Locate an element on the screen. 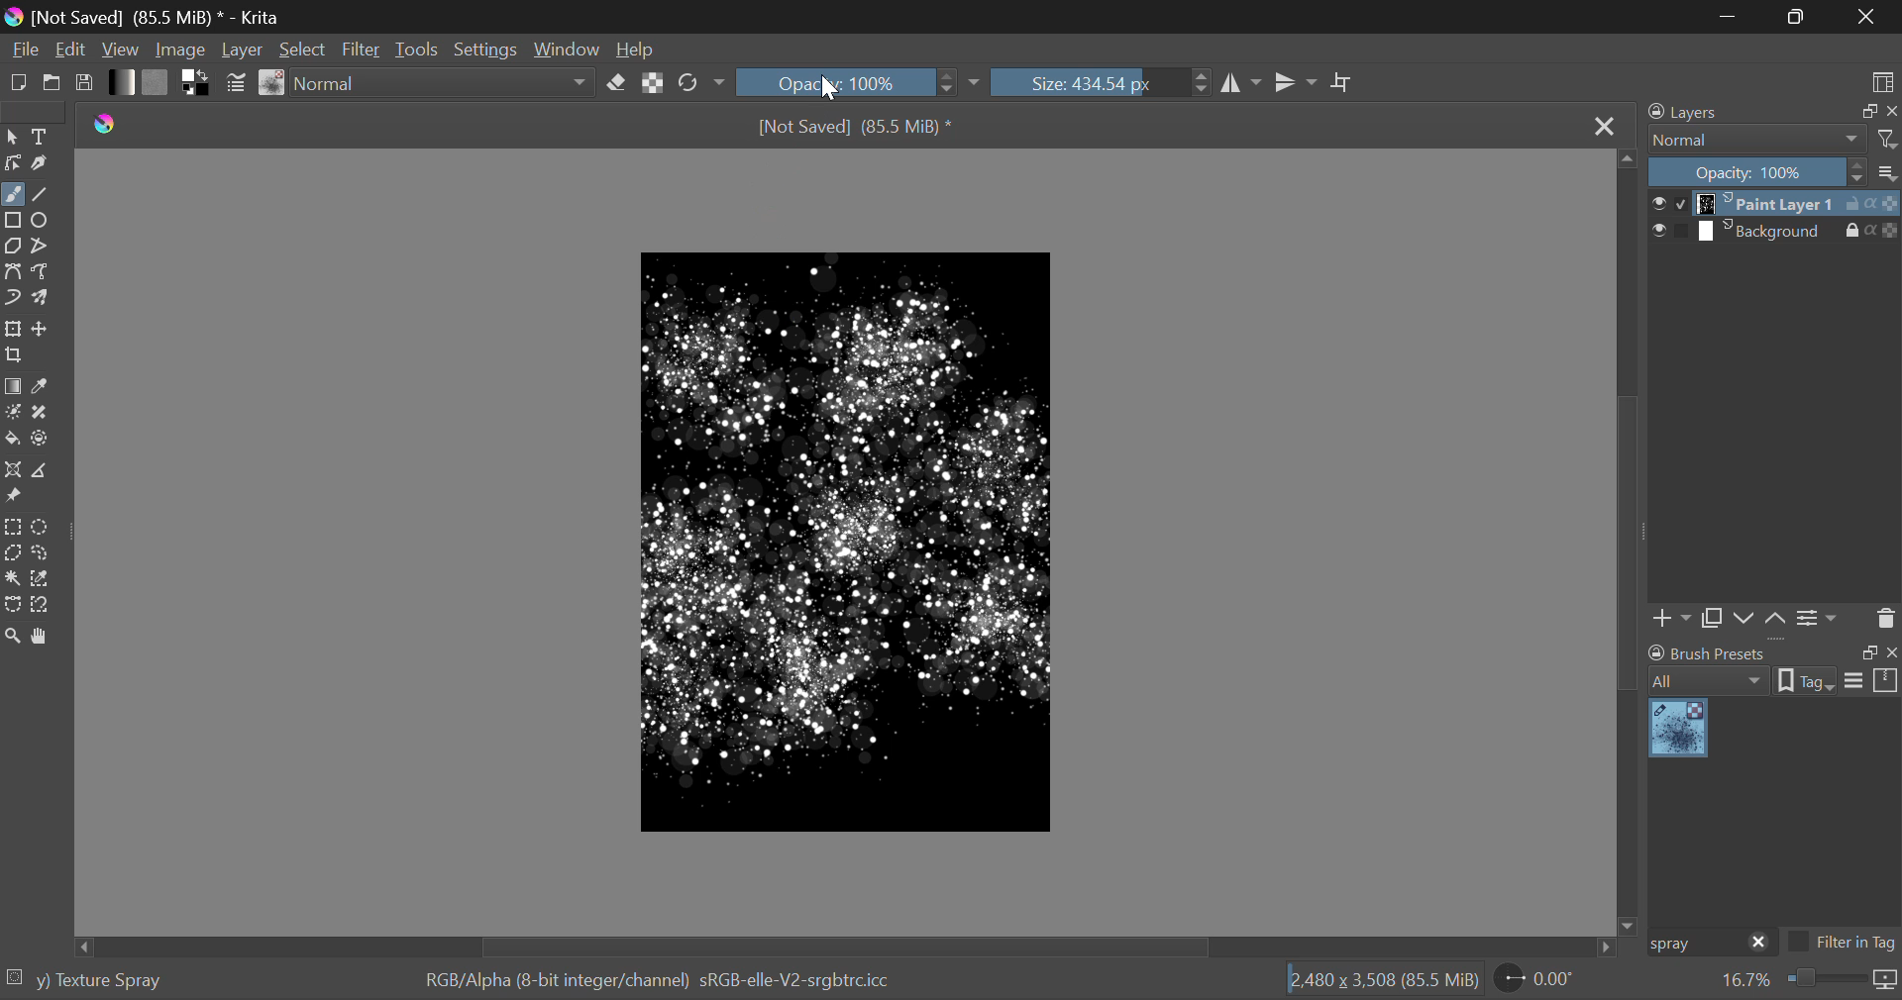  12,480 x 3,508 (69.2 MiB) is located at coordinates (1384, 979).